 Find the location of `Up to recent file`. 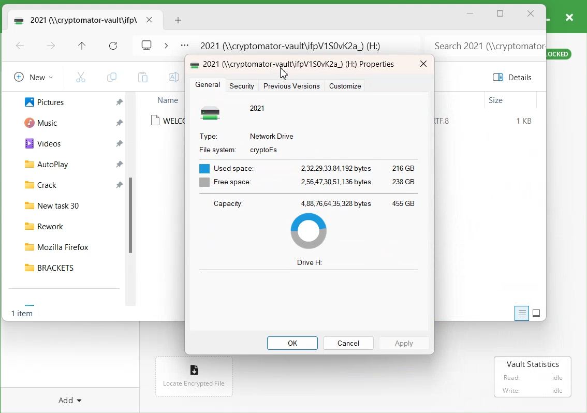

Up to recent file is located at coordinates (82, 47).